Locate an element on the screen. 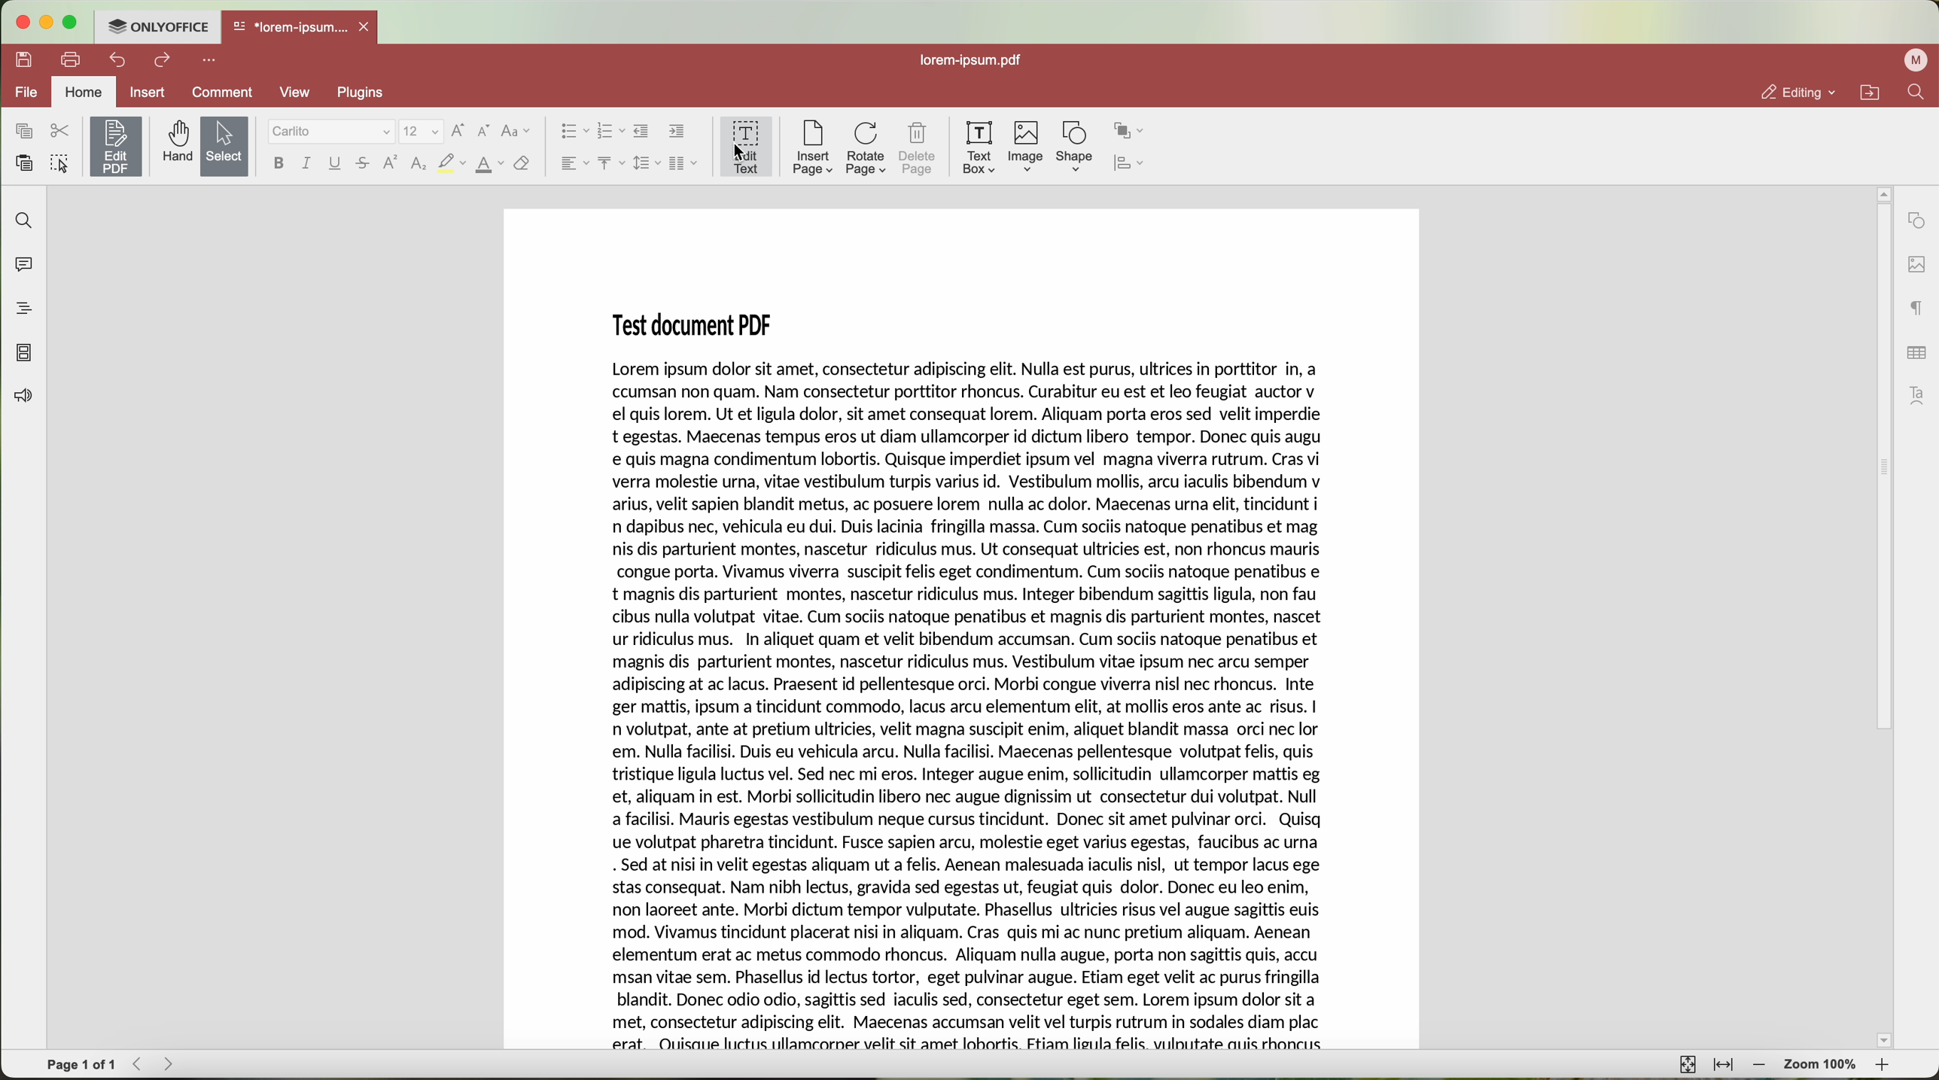 The height and width of the screenshot is (1080, 1939). line spacing is located at coordinates (647, 163).